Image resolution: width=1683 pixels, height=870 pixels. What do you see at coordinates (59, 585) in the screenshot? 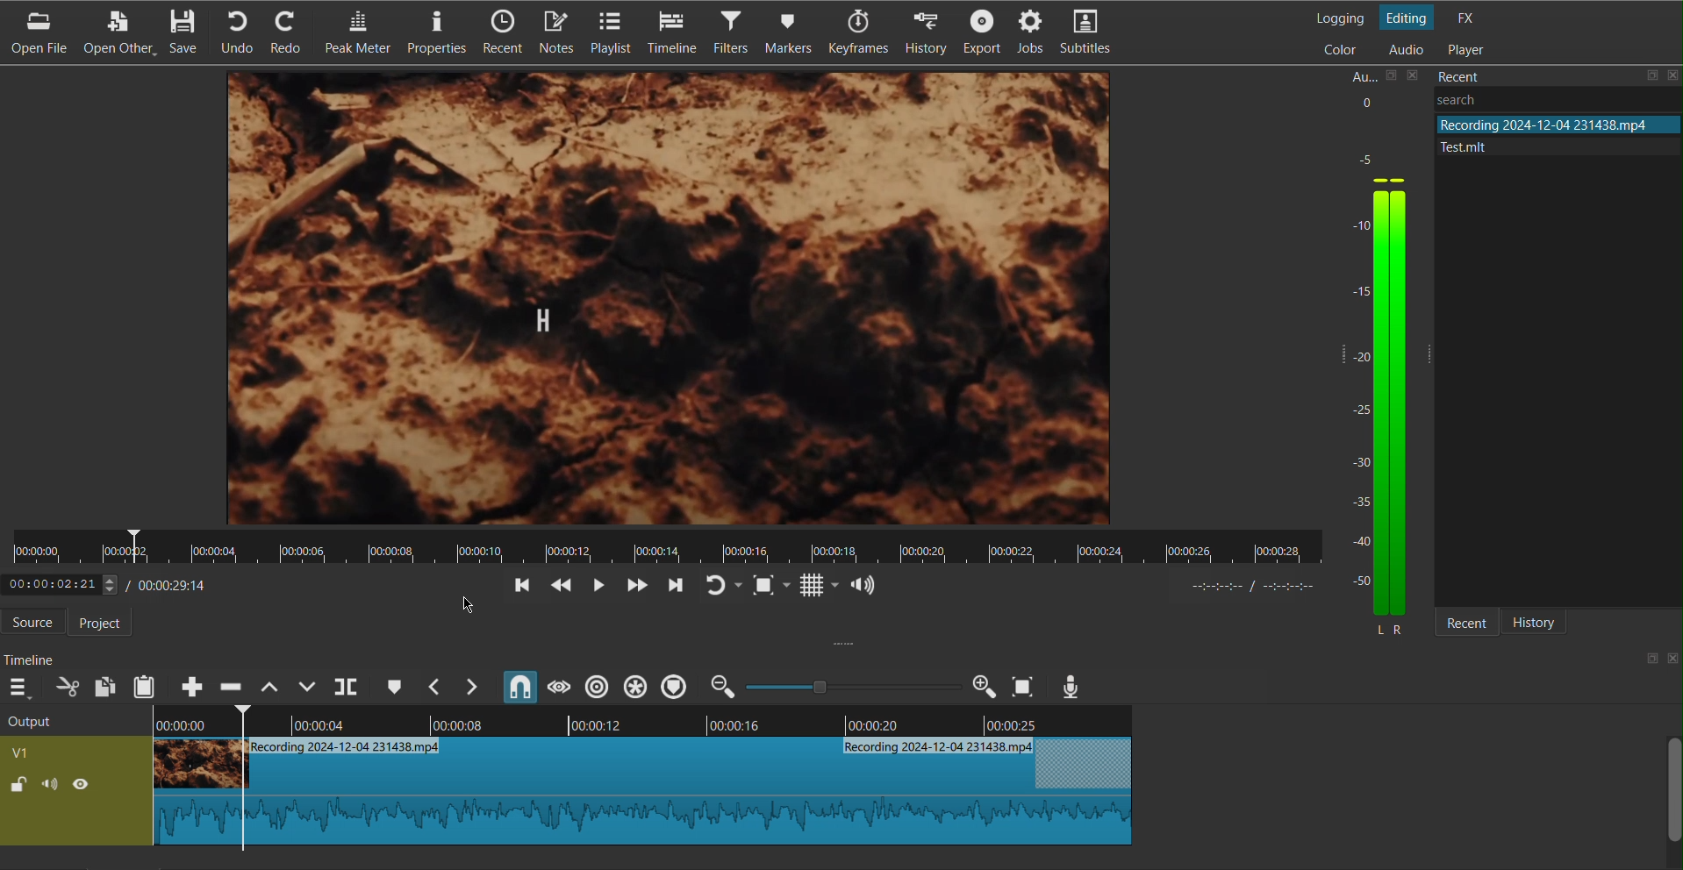
I see `elapsed time` at bounding box center [59, 585].